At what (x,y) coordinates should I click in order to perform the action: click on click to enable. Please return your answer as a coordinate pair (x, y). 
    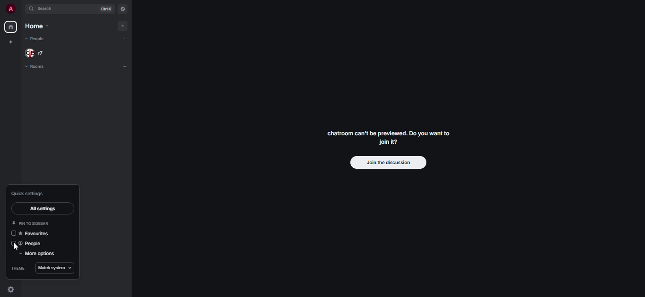
    Looking at the image, I should click on (13, 234).